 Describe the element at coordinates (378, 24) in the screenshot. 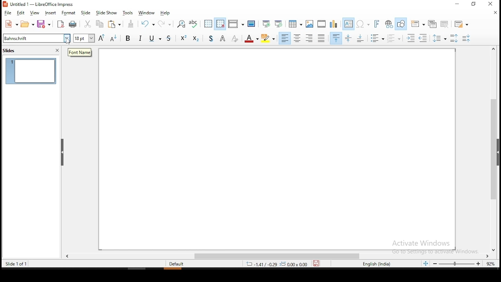

I see `insert font work text` at that location.